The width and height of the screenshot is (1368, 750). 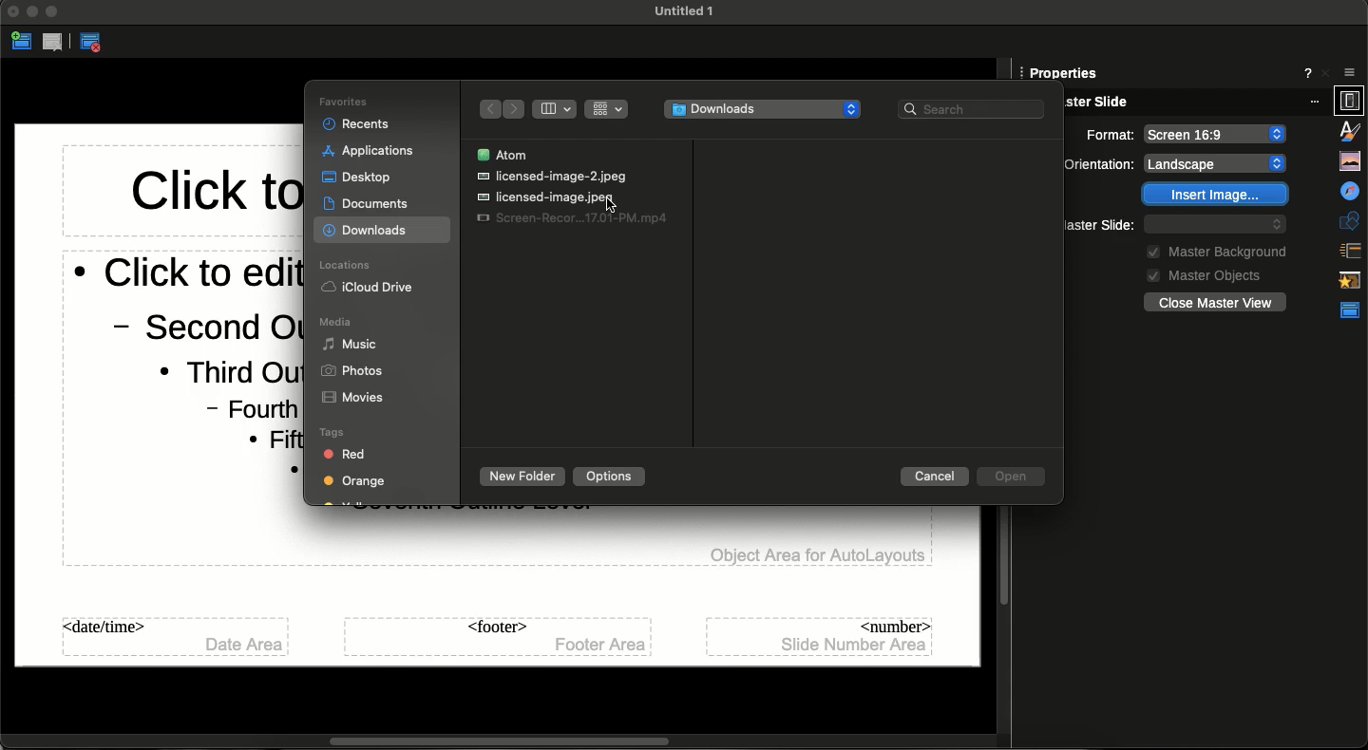 What do you see at coordinates (1351, 311) in the screenshot?
I see `Properties` at bounding box center [1351, 311].